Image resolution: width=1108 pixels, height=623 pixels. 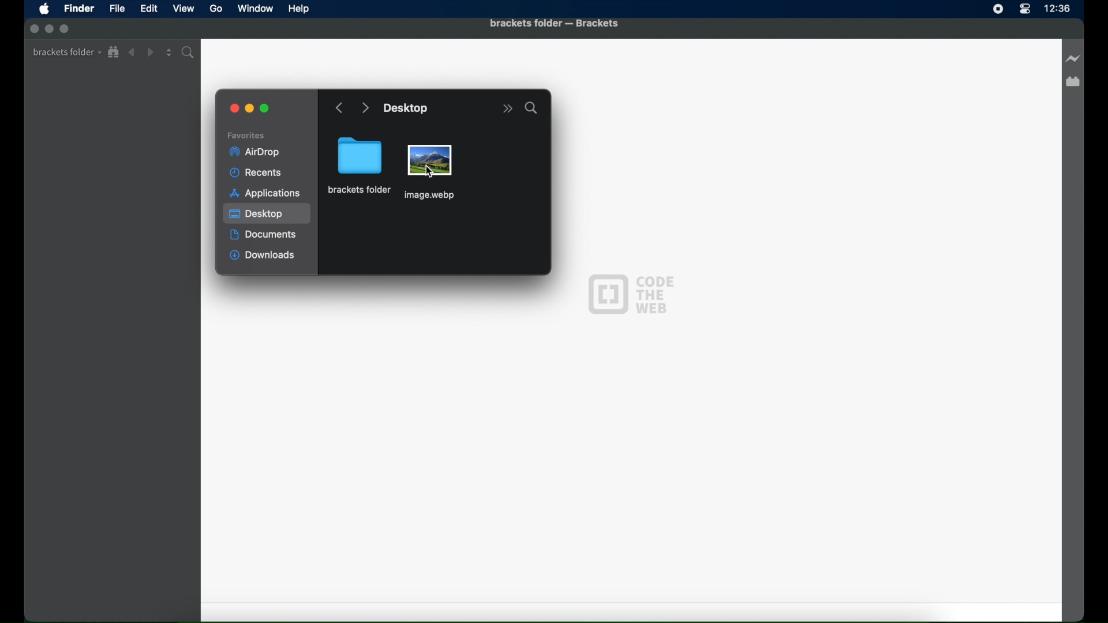 What do you see at coordinates (250, 109) in the screenshot?
I see `minimize` at bounding box center [250, 109].